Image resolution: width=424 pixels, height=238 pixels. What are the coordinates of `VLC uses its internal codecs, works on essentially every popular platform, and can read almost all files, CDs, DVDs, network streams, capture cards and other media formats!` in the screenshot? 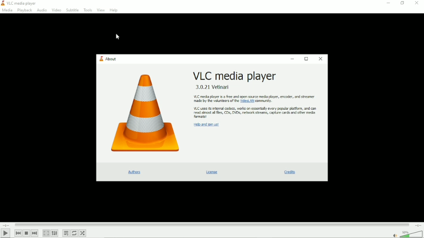 It's located at (256, 113).